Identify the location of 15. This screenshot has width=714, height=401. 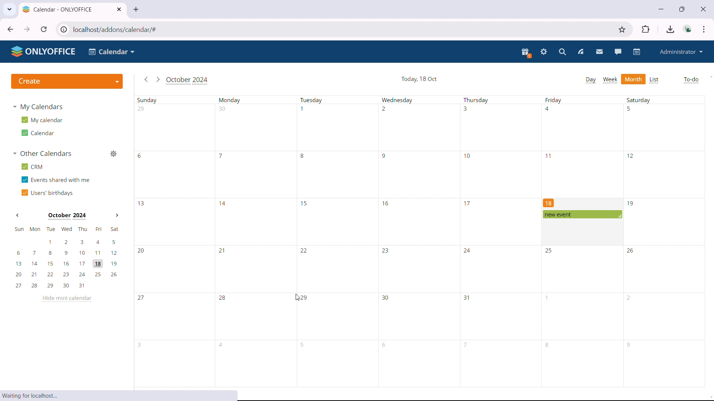
(305, 203).